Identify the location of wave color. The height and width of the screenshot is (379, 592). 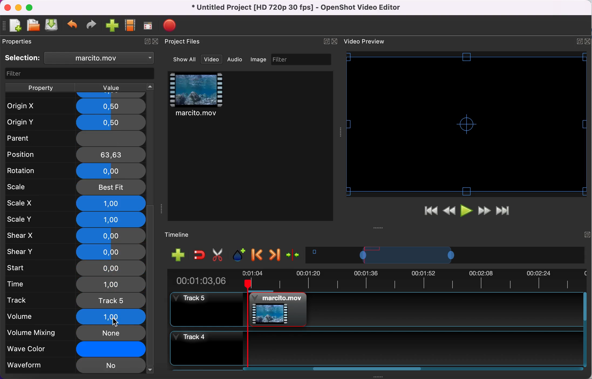
(76, 350).